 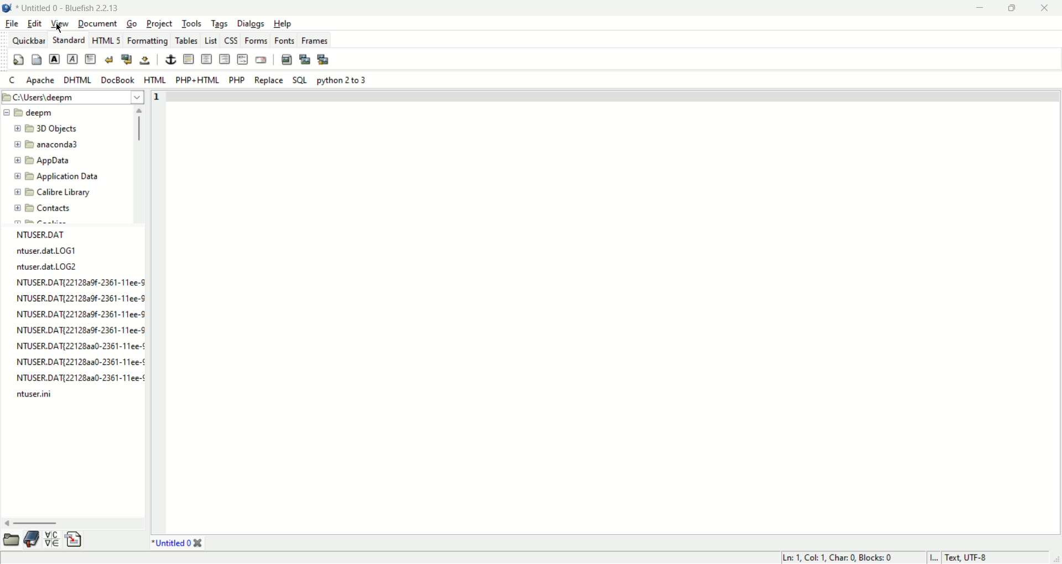 What do you see at coordinates (48, 129) in the screenshot?
I see `3D object` at bounding box center [48, 129].